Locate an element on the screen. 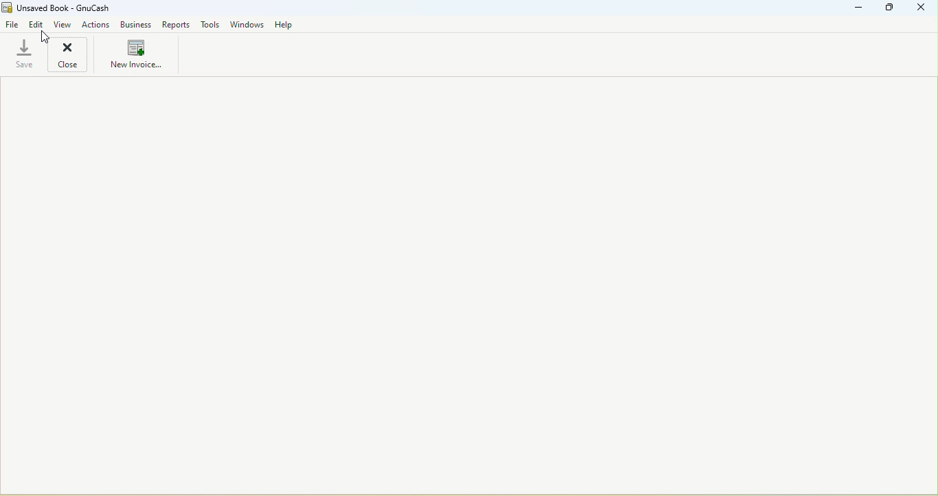 Image resolution: width=938 pixels, height=496 pixels. Help is located at coordinates (286, 25).